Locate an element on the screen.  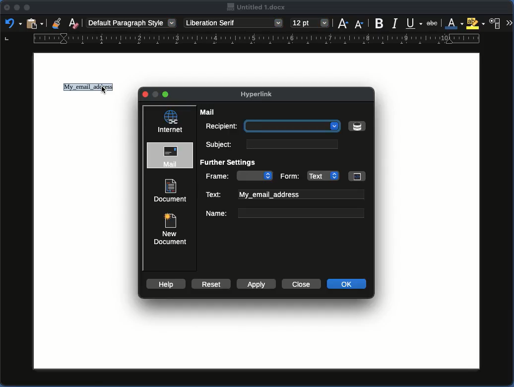
New document is located at coordinates (169, 228).